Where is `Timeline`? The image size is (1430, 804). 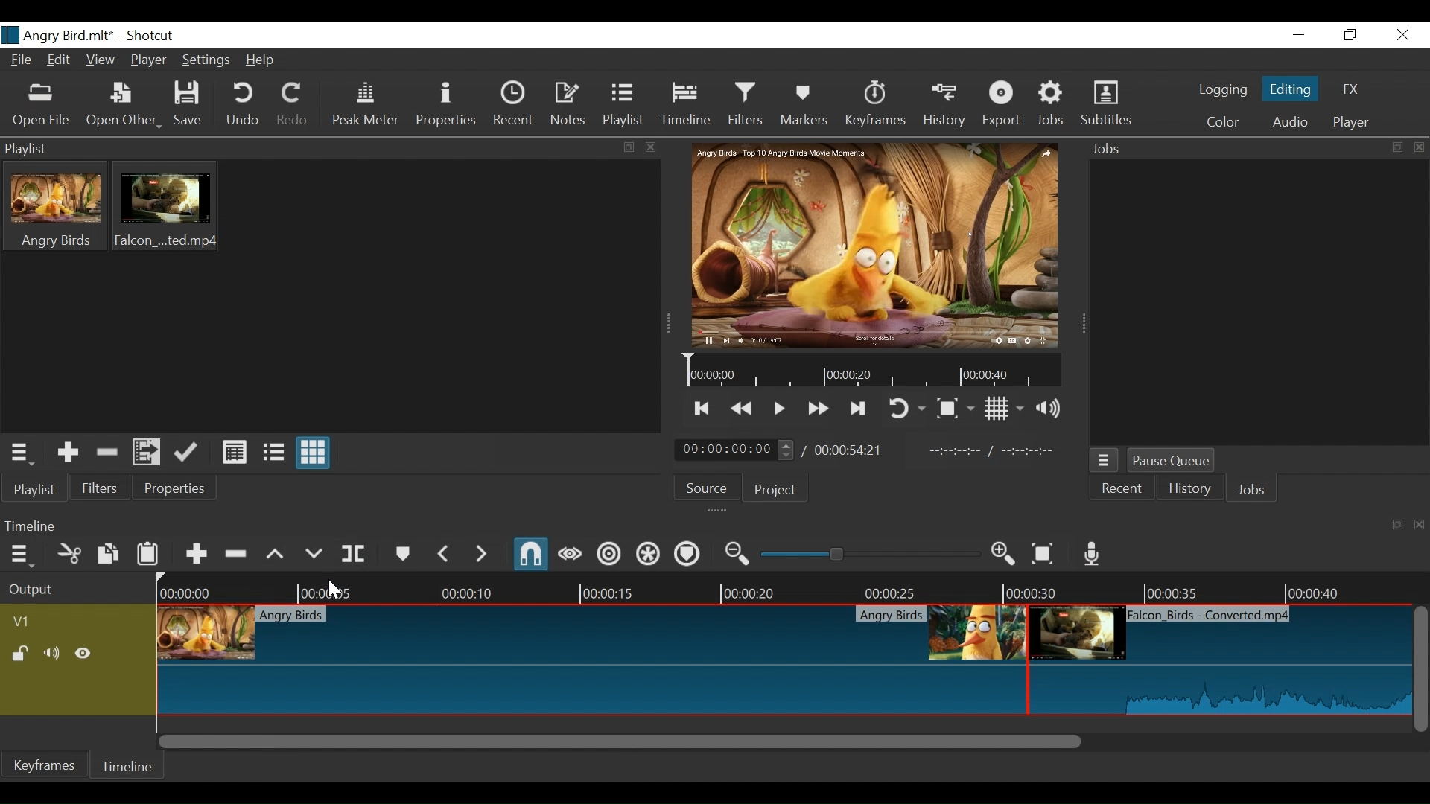
Timeline is located at coordinates (871, 371).